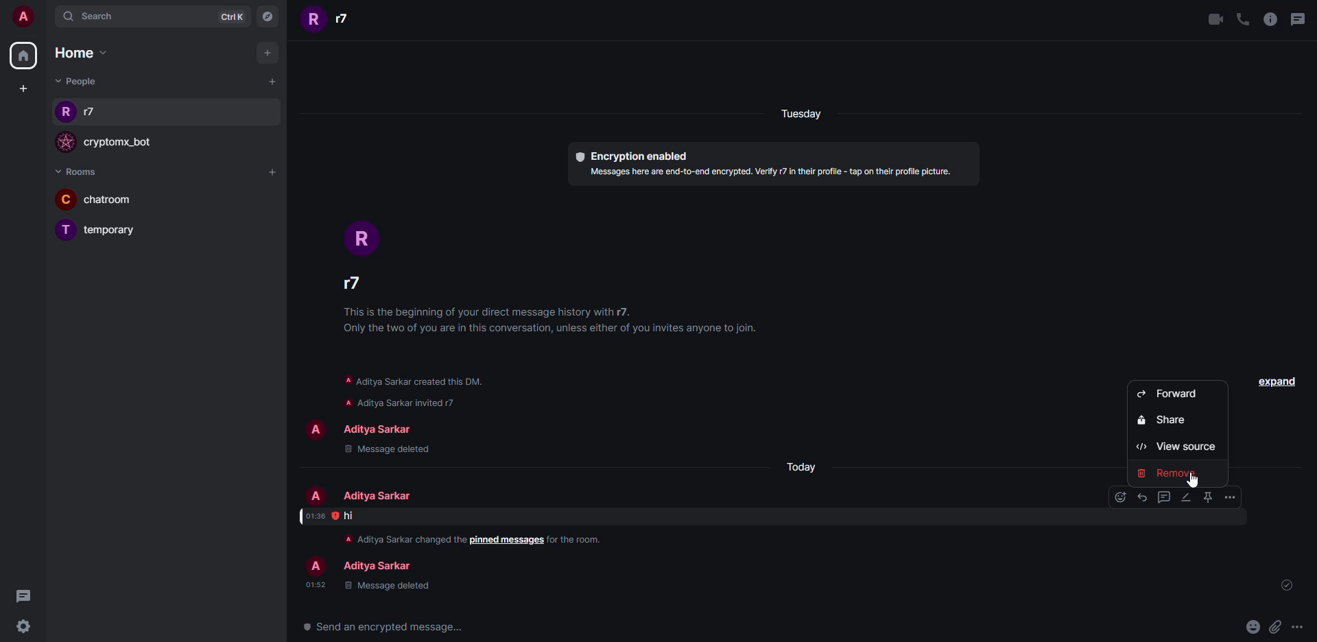  What do you see at coordinates (1120, 497) in the screenshot?
I see `emoji` at bounding box center [1120, 497].